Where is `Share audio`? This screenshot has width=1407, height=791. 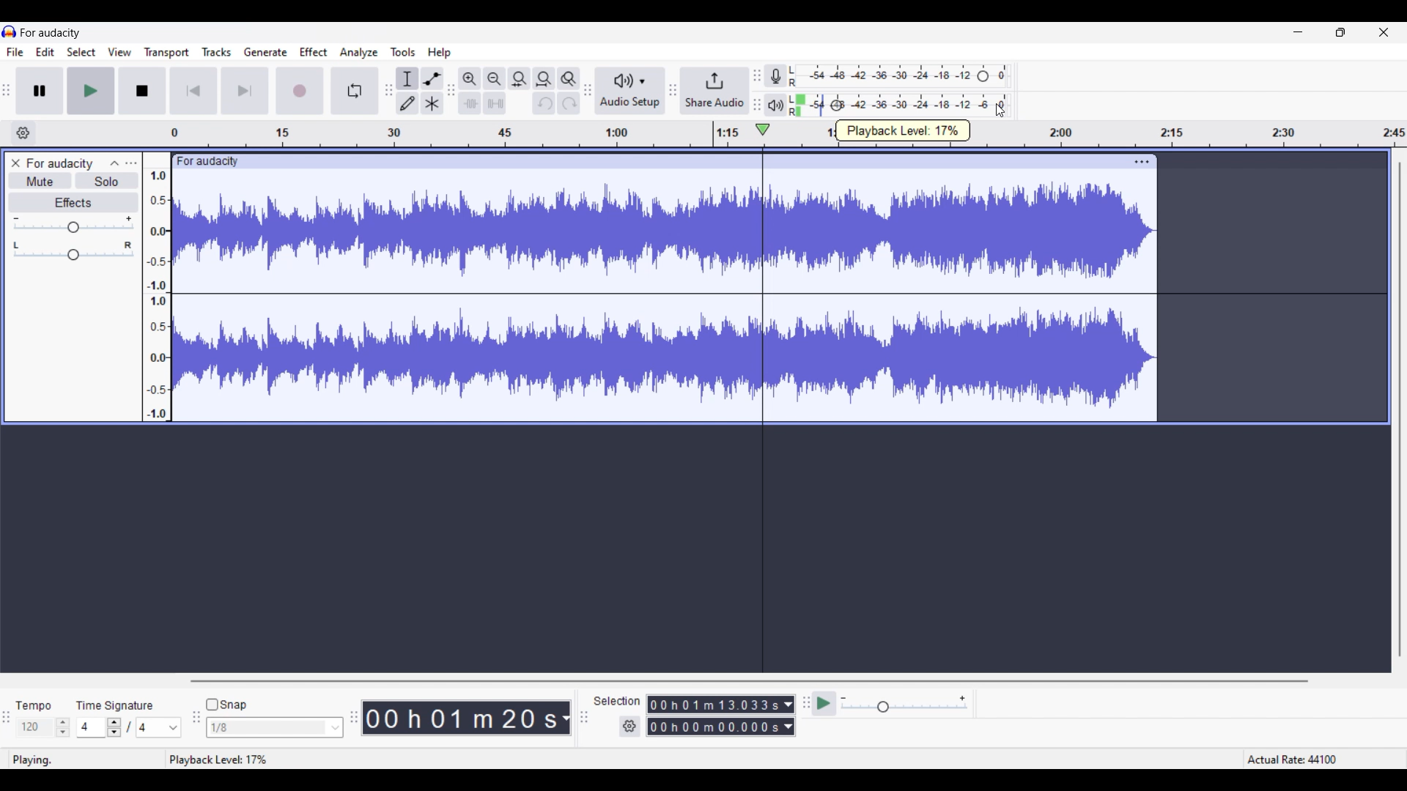 Share audio is located at coordinates (714, 91).